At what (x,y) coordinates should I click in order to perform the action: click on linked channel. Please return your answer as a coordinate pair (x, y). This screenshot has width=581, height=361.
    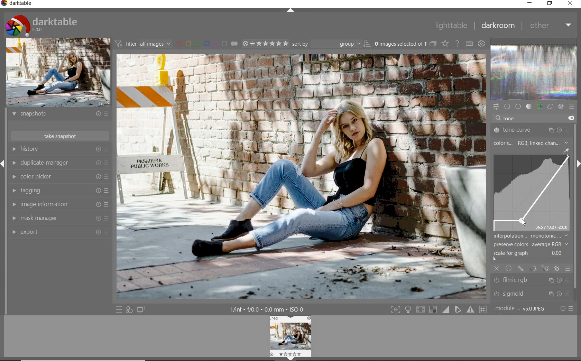
    Looking at the image, I should click on (551, 142).